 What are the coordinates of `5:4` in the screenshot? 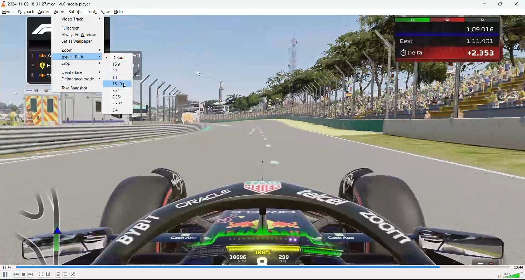 It's located at (116, 109).